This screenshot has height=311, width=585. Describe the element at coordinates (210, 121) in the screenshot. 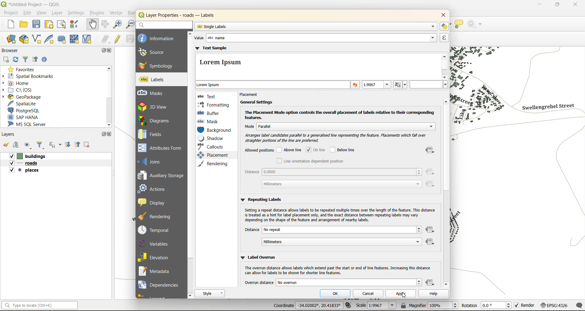

I see `mask` at that location.